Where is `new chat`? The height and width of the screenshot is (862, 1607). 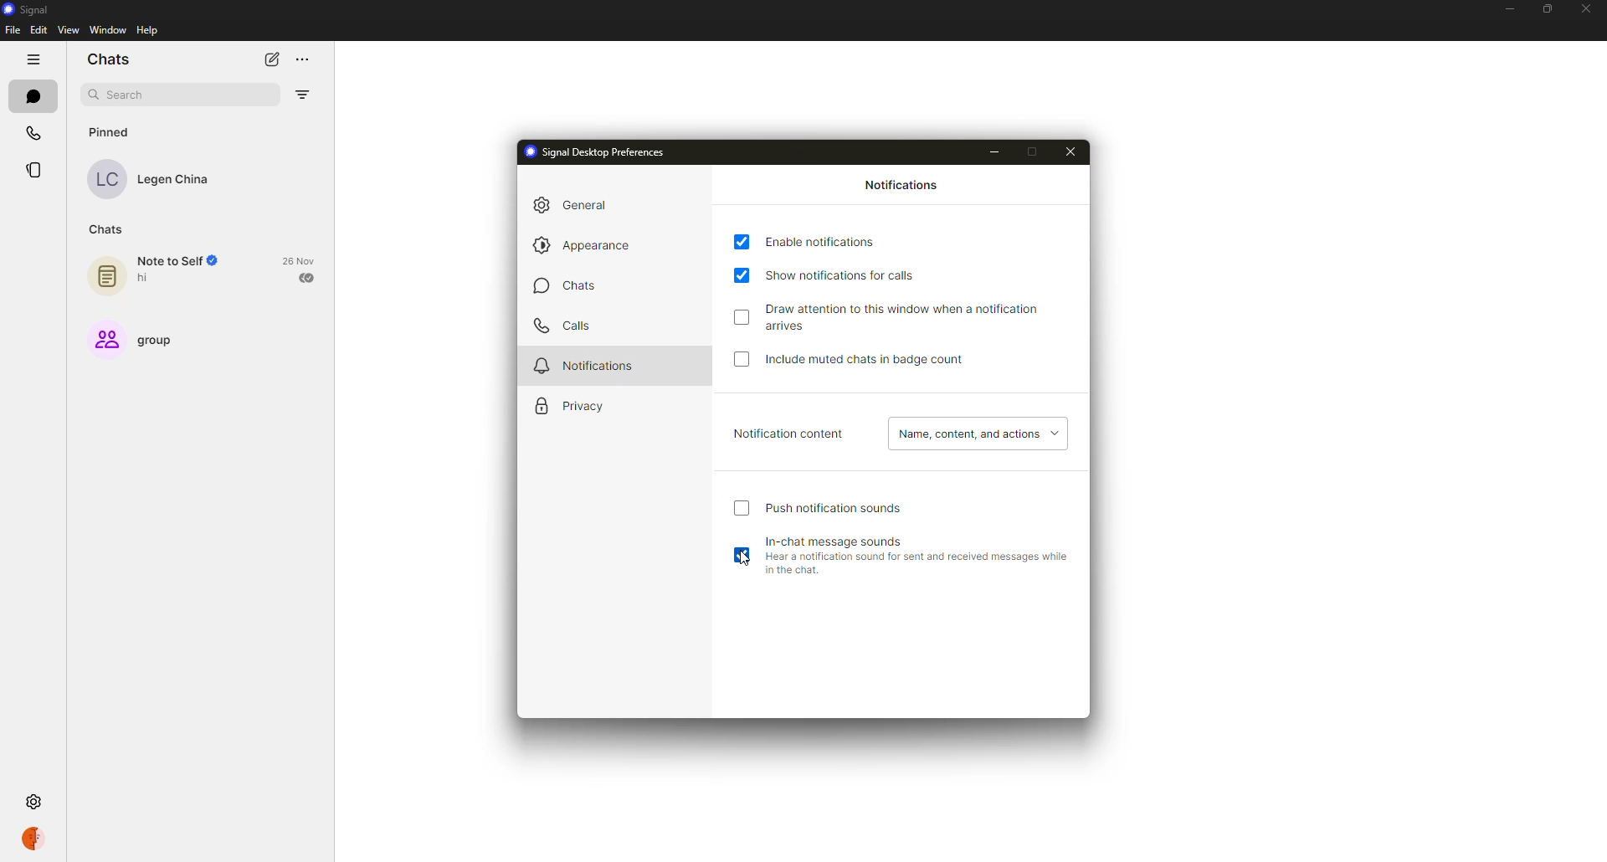 new chat is located at coordinates (271, 60).